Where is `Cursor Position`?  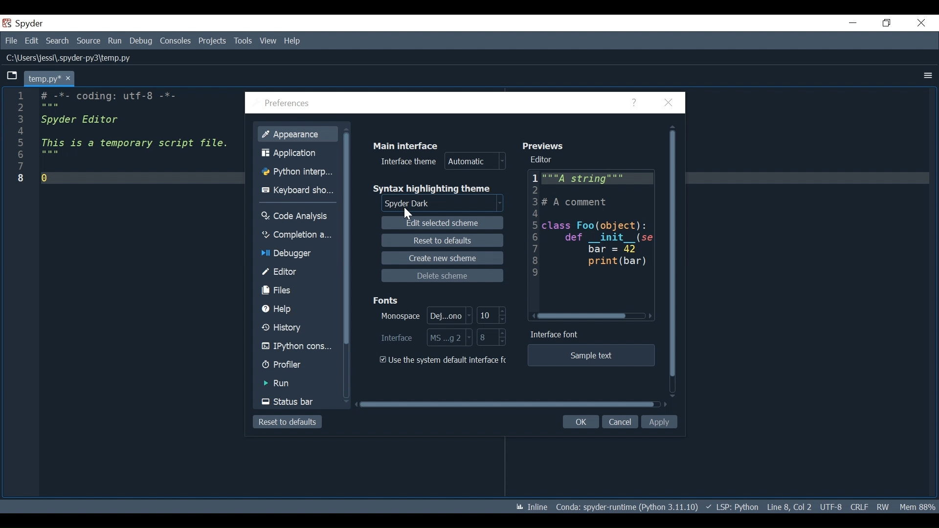
Cursor Position is located at coordinates (788, 507).